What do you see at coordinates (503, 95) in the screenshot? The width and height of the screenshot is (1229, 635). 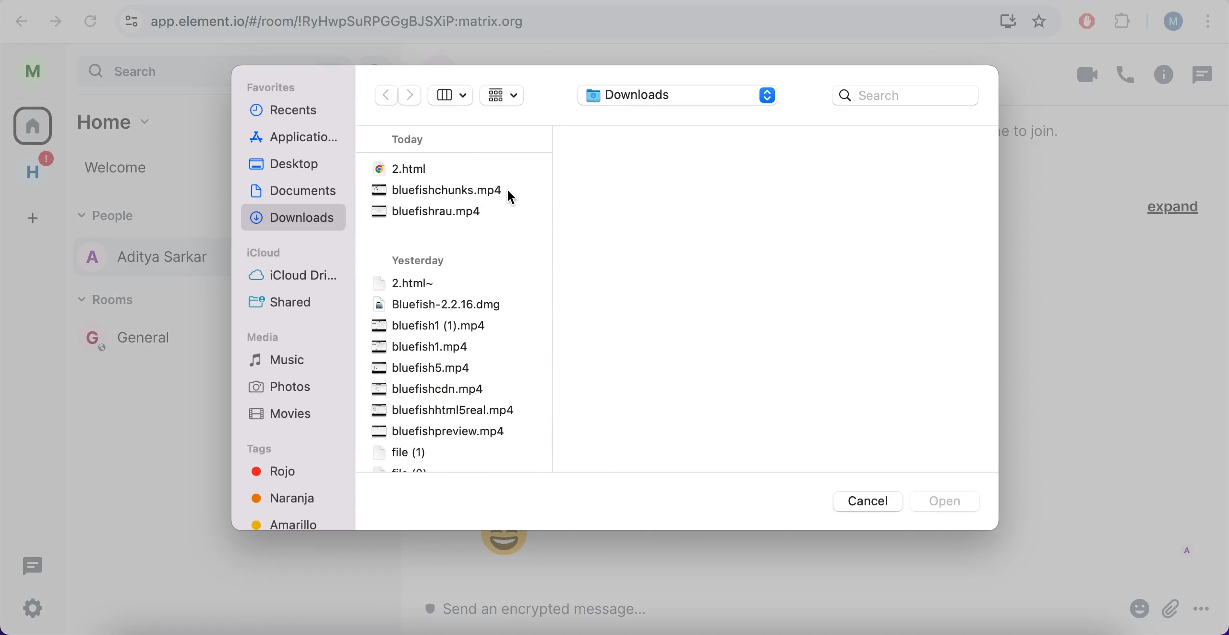 I see `change the item grouping` at bounding box center [503, 95].